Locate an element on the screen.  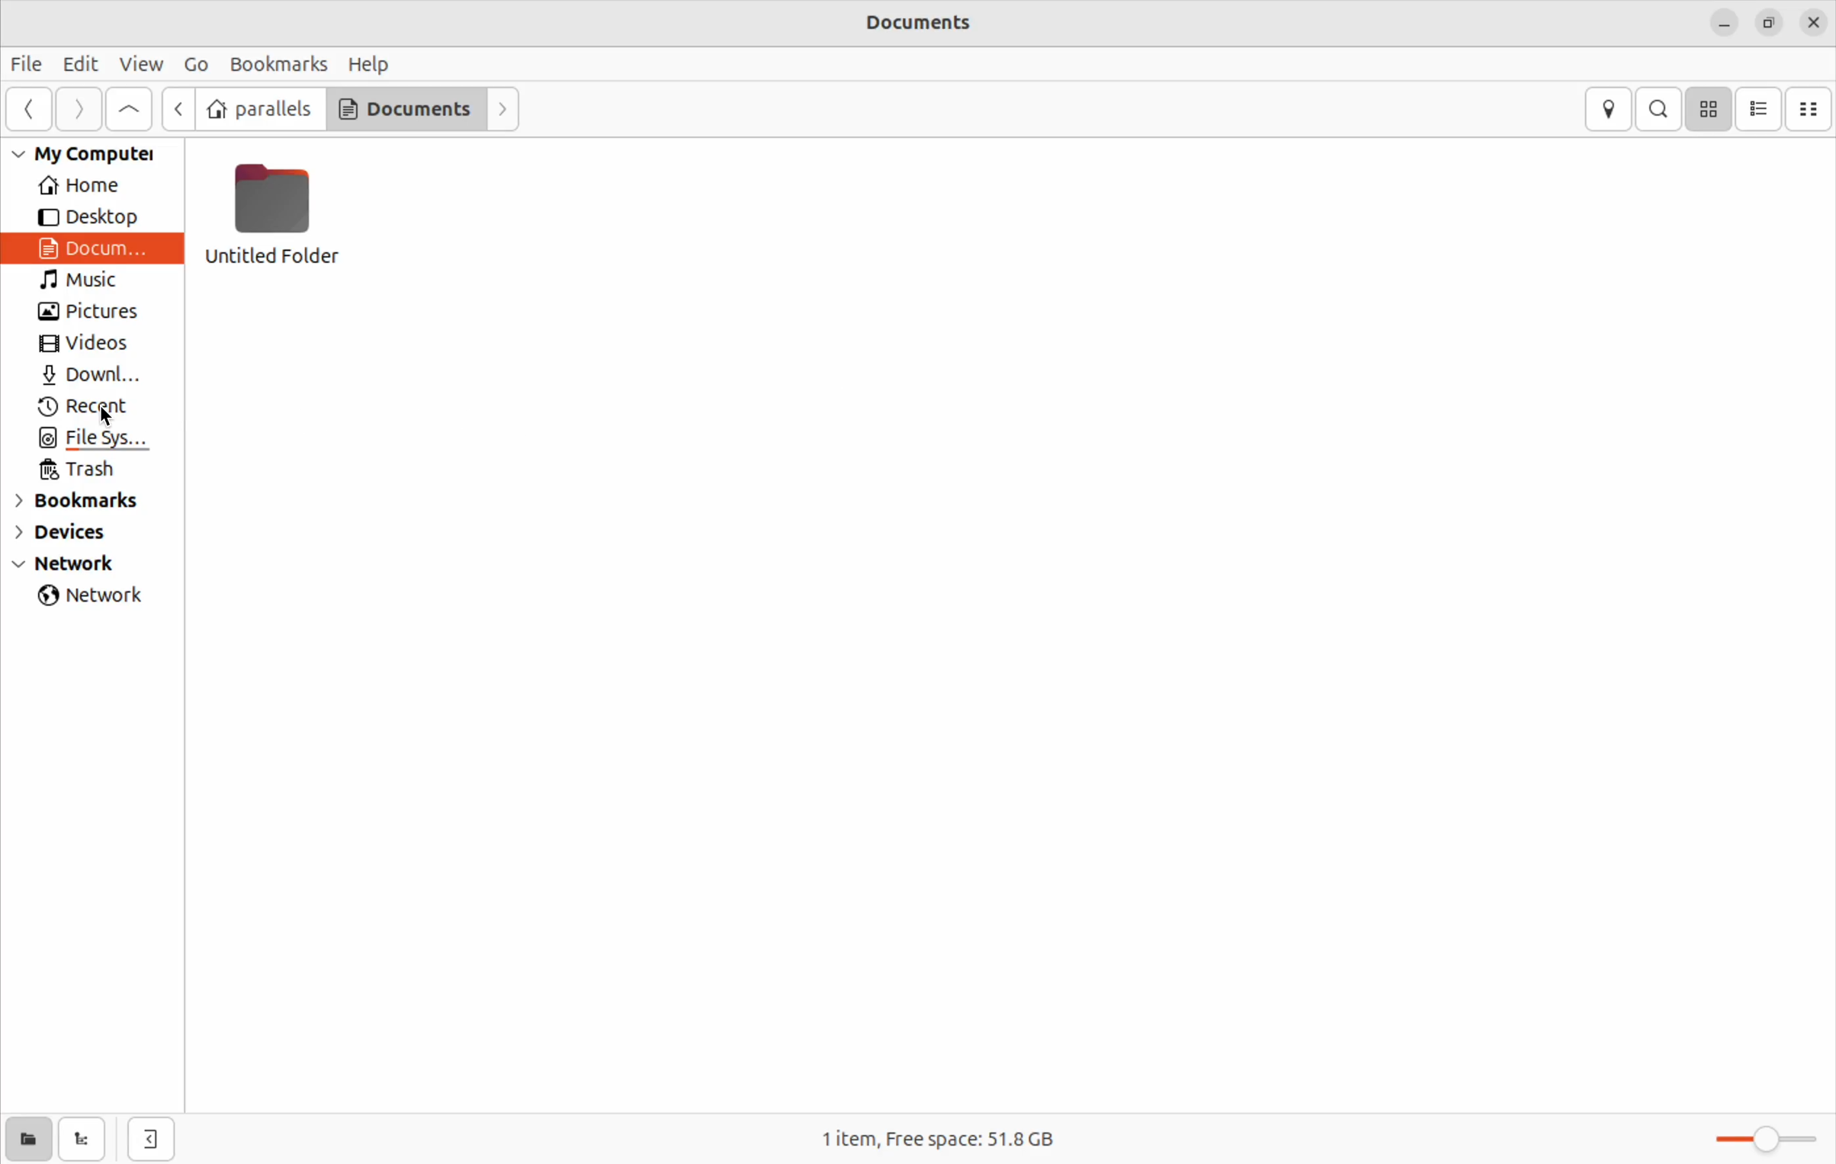
trash is located at coordinates (91, 468).